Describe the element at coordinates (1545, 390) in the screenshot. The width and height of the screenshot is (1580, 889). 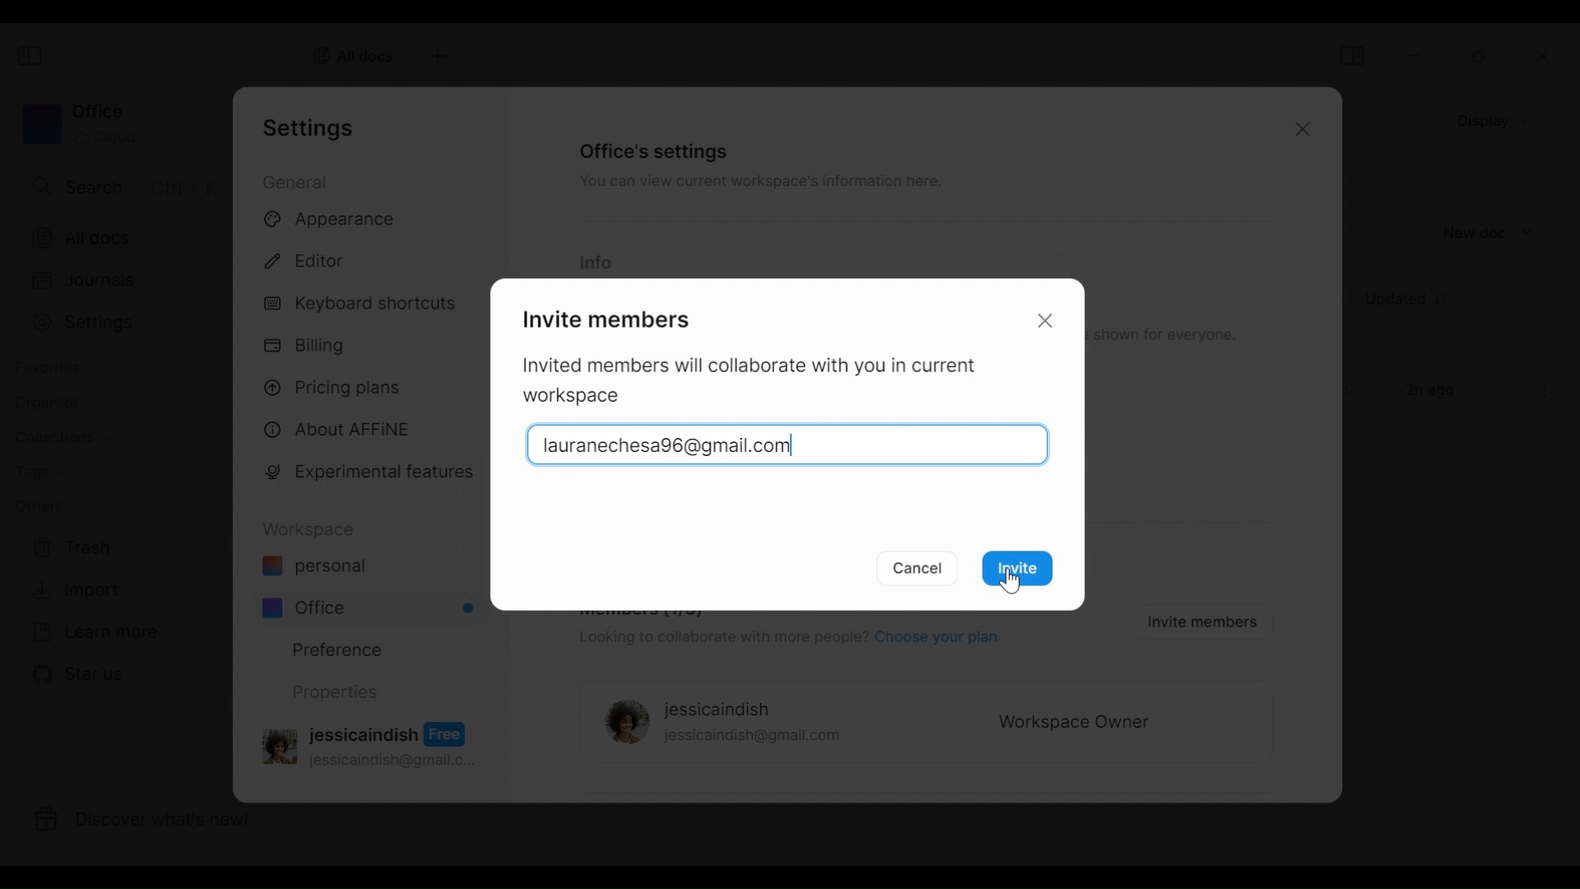
I see `More options` at that location.